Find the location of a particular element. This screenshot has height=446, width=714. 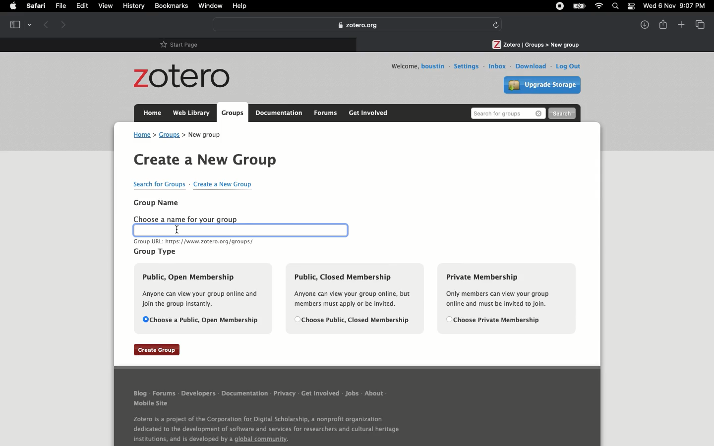

Inbox is located at coordinates (497, 65).